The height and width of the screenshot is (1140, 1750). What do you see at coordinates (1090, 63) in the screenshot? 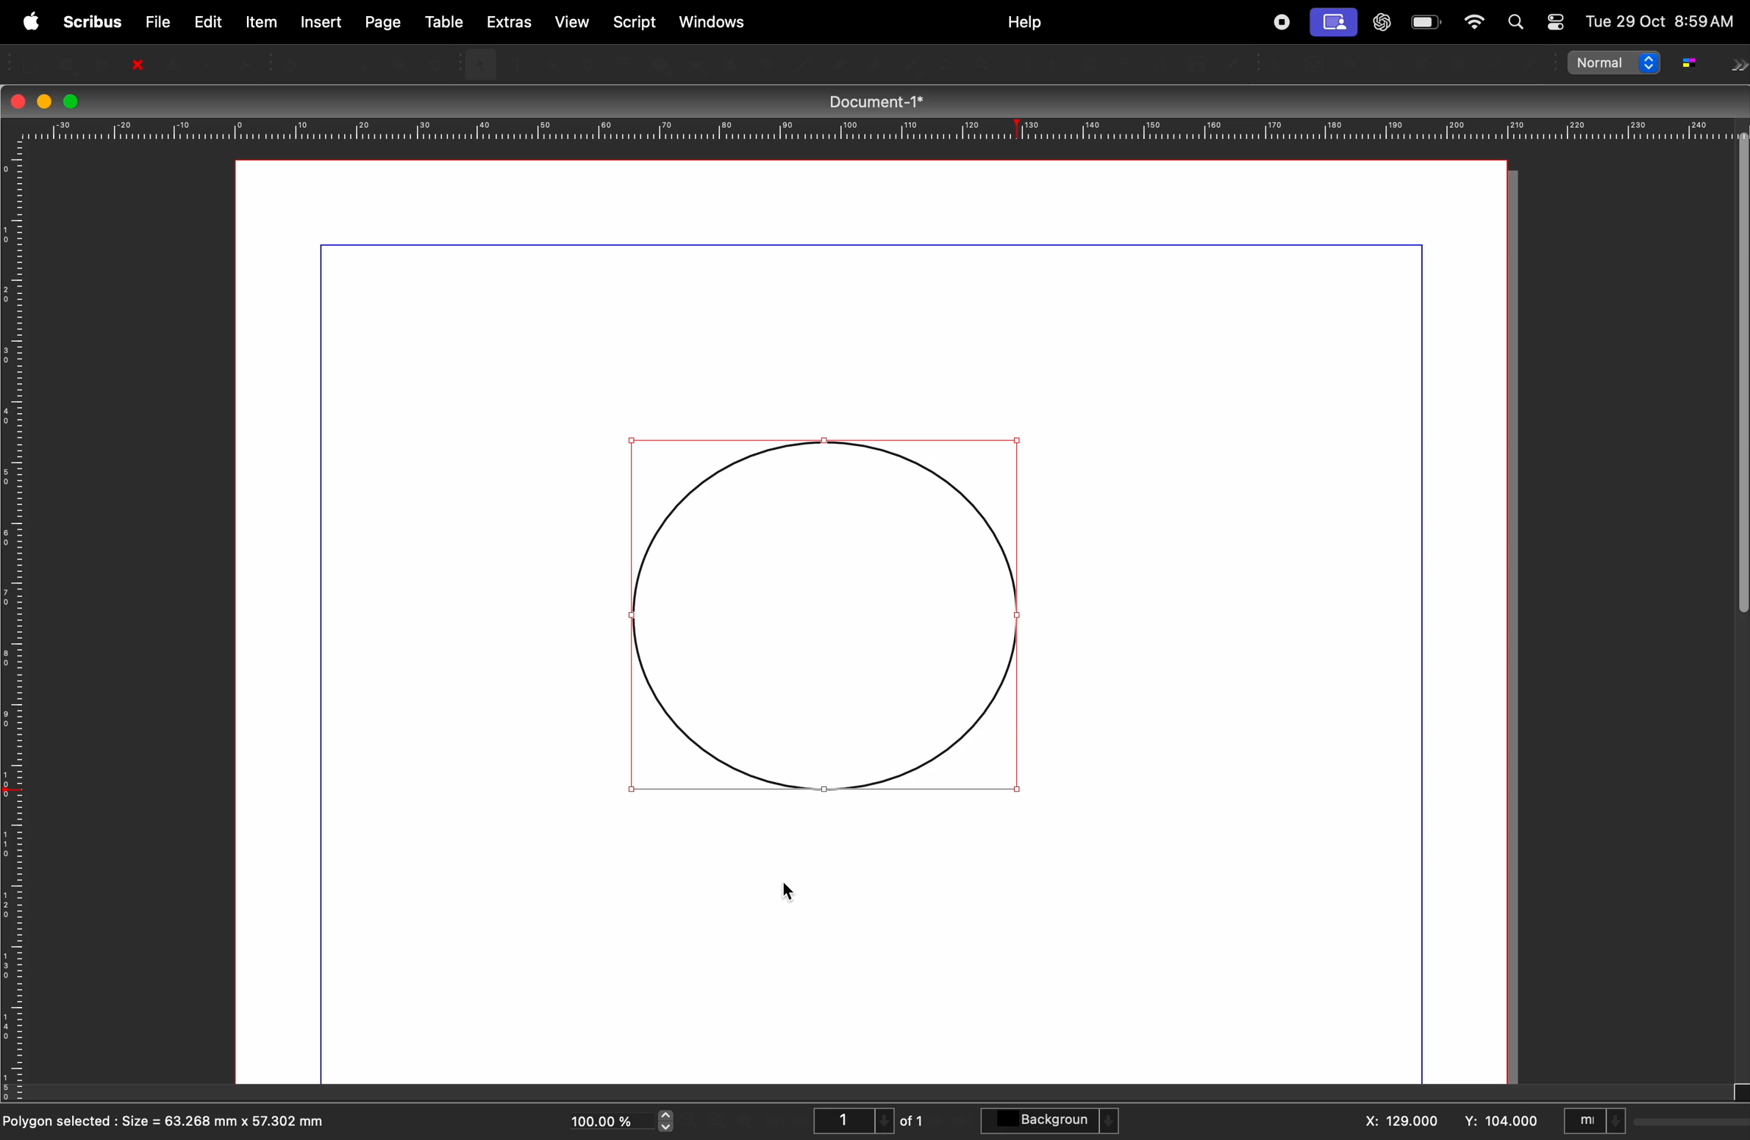
I see `Link text frames` at bounding box center [1090, 63].